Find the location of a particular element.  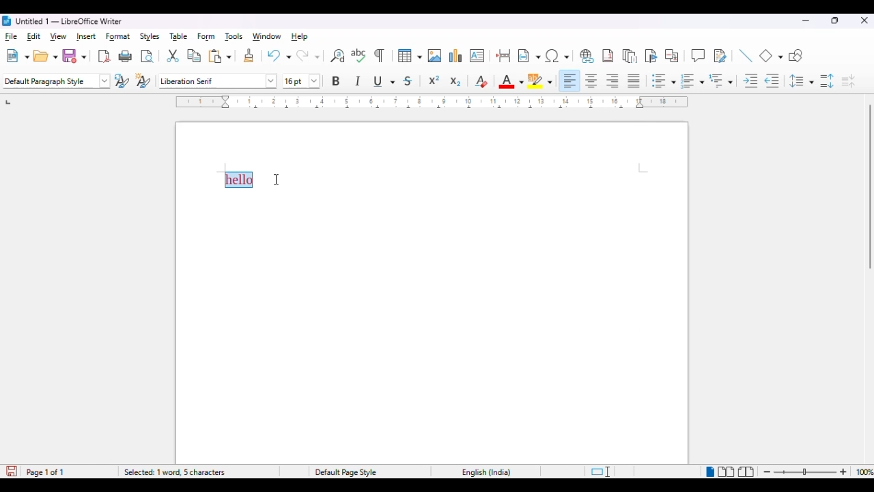

set paragraph style is located at coordinates (57, 81).